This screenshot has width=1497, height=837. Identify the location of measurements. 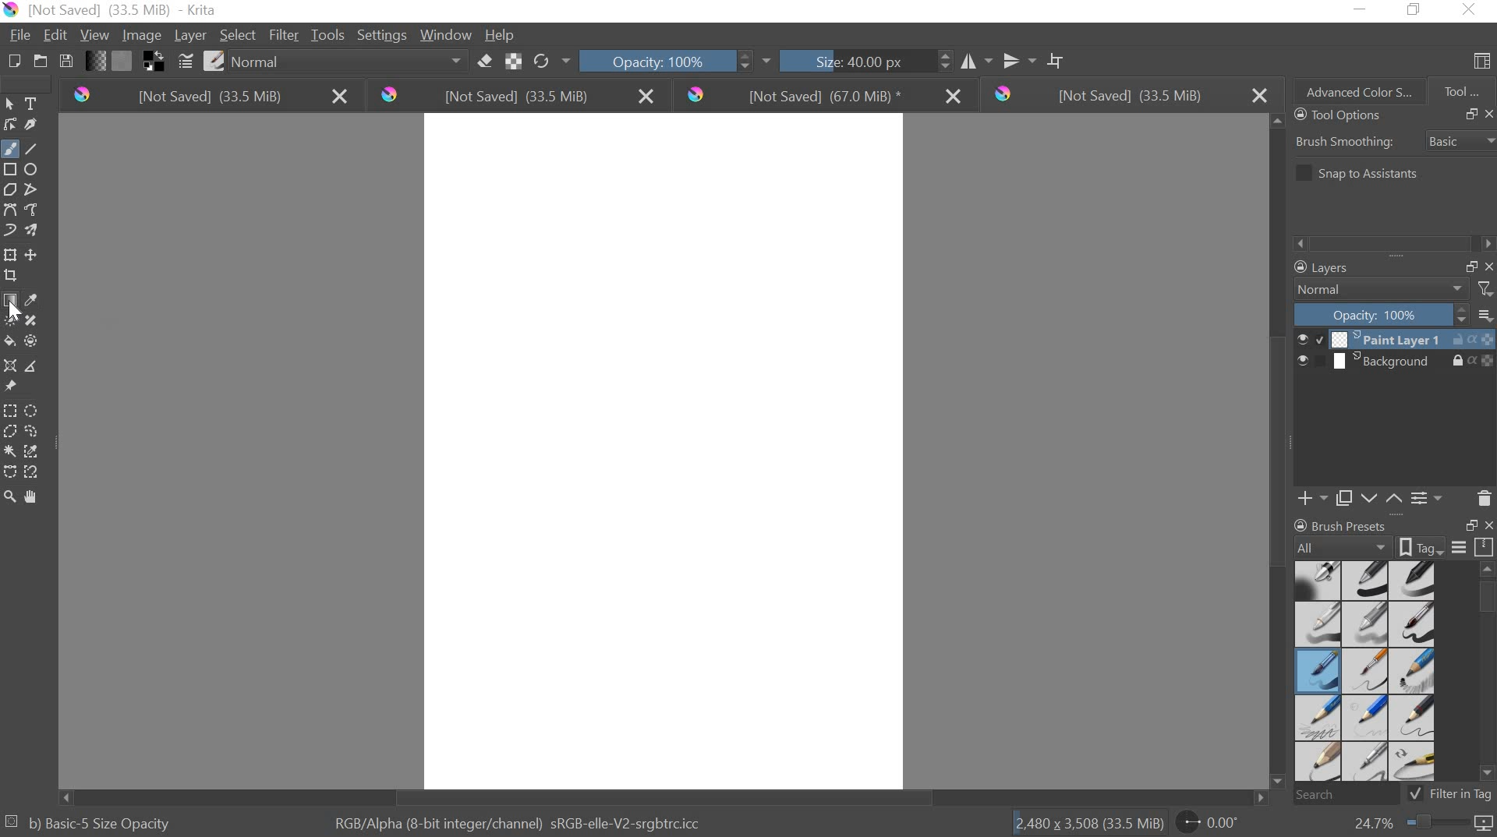
(36, 366).